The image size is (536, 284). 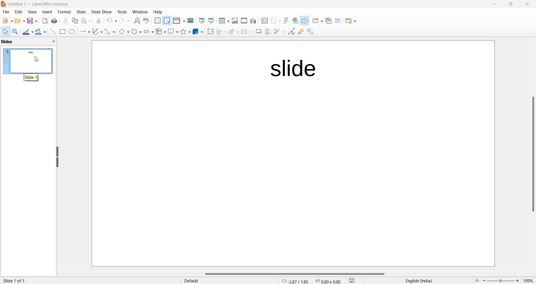 I want to click on Insert font work text, so click(x=286, y=21).